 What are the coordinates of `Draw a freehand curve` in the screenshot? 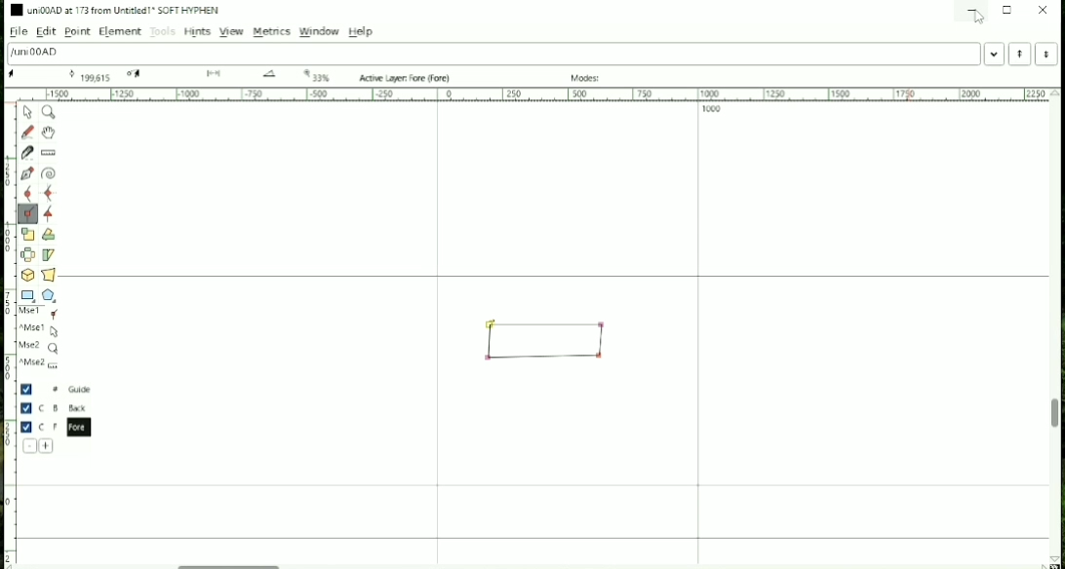 It's located at (27, 132).